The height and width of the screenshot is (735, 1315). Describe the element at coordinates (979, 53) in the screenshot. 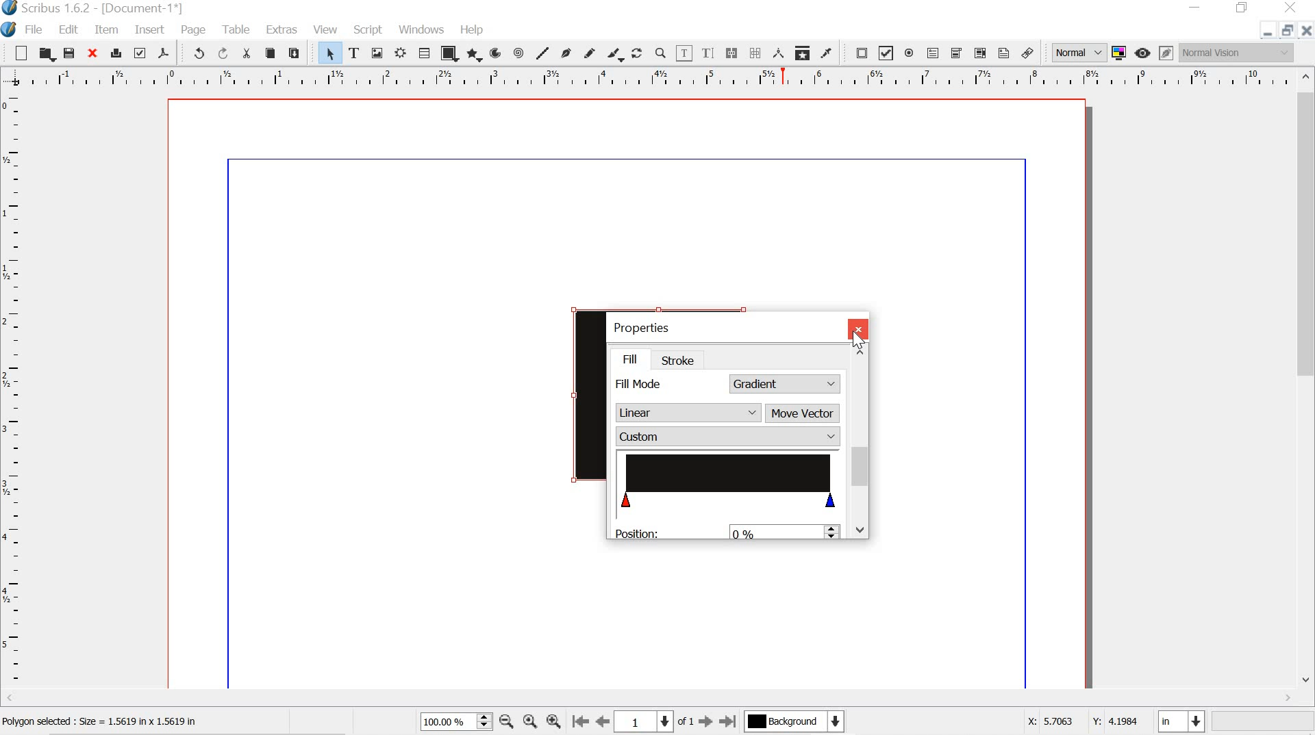

I see `pdf list` at that location.